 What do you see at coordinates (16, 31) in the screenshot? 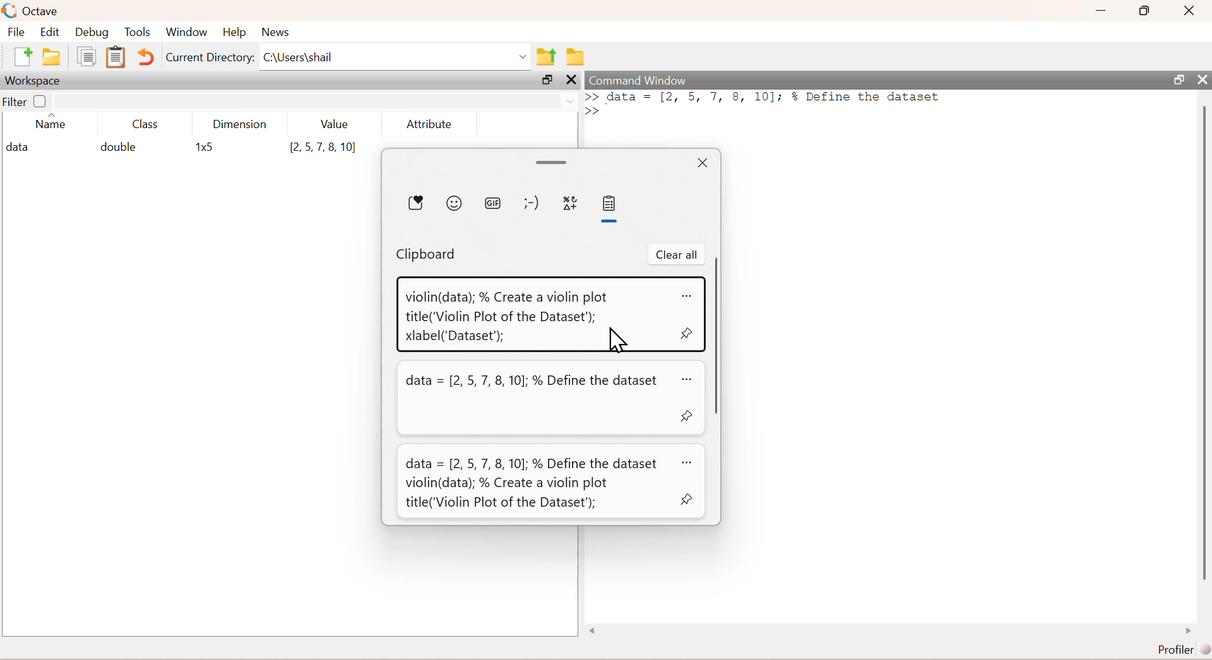
I see `file` at bounding box center [16, 31].